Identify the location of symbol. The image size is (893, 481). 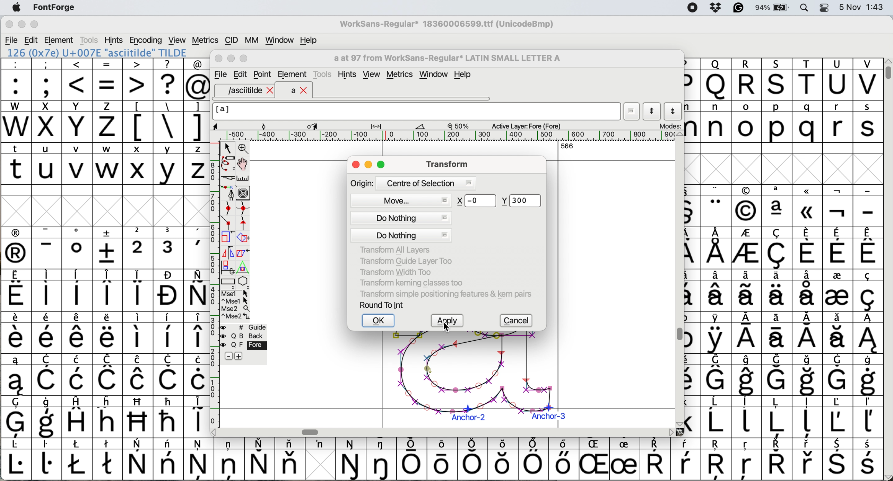
(808, 289).